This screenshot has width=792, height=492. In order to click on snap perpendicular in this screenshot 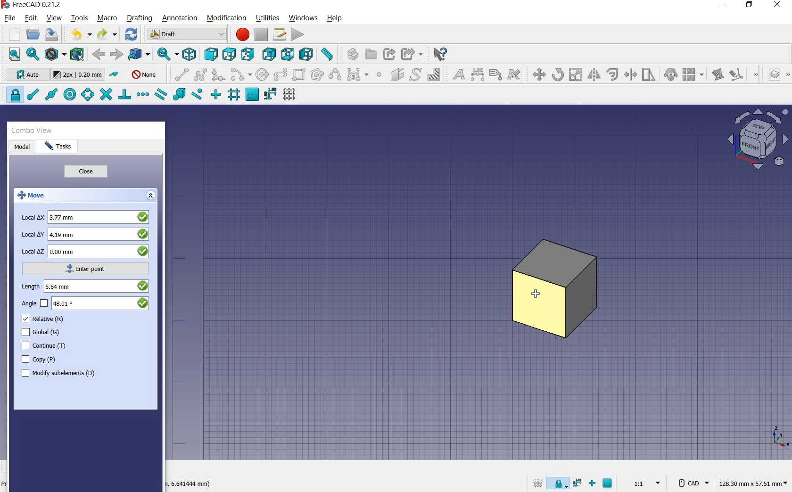, I will do `click(125, 95)`.